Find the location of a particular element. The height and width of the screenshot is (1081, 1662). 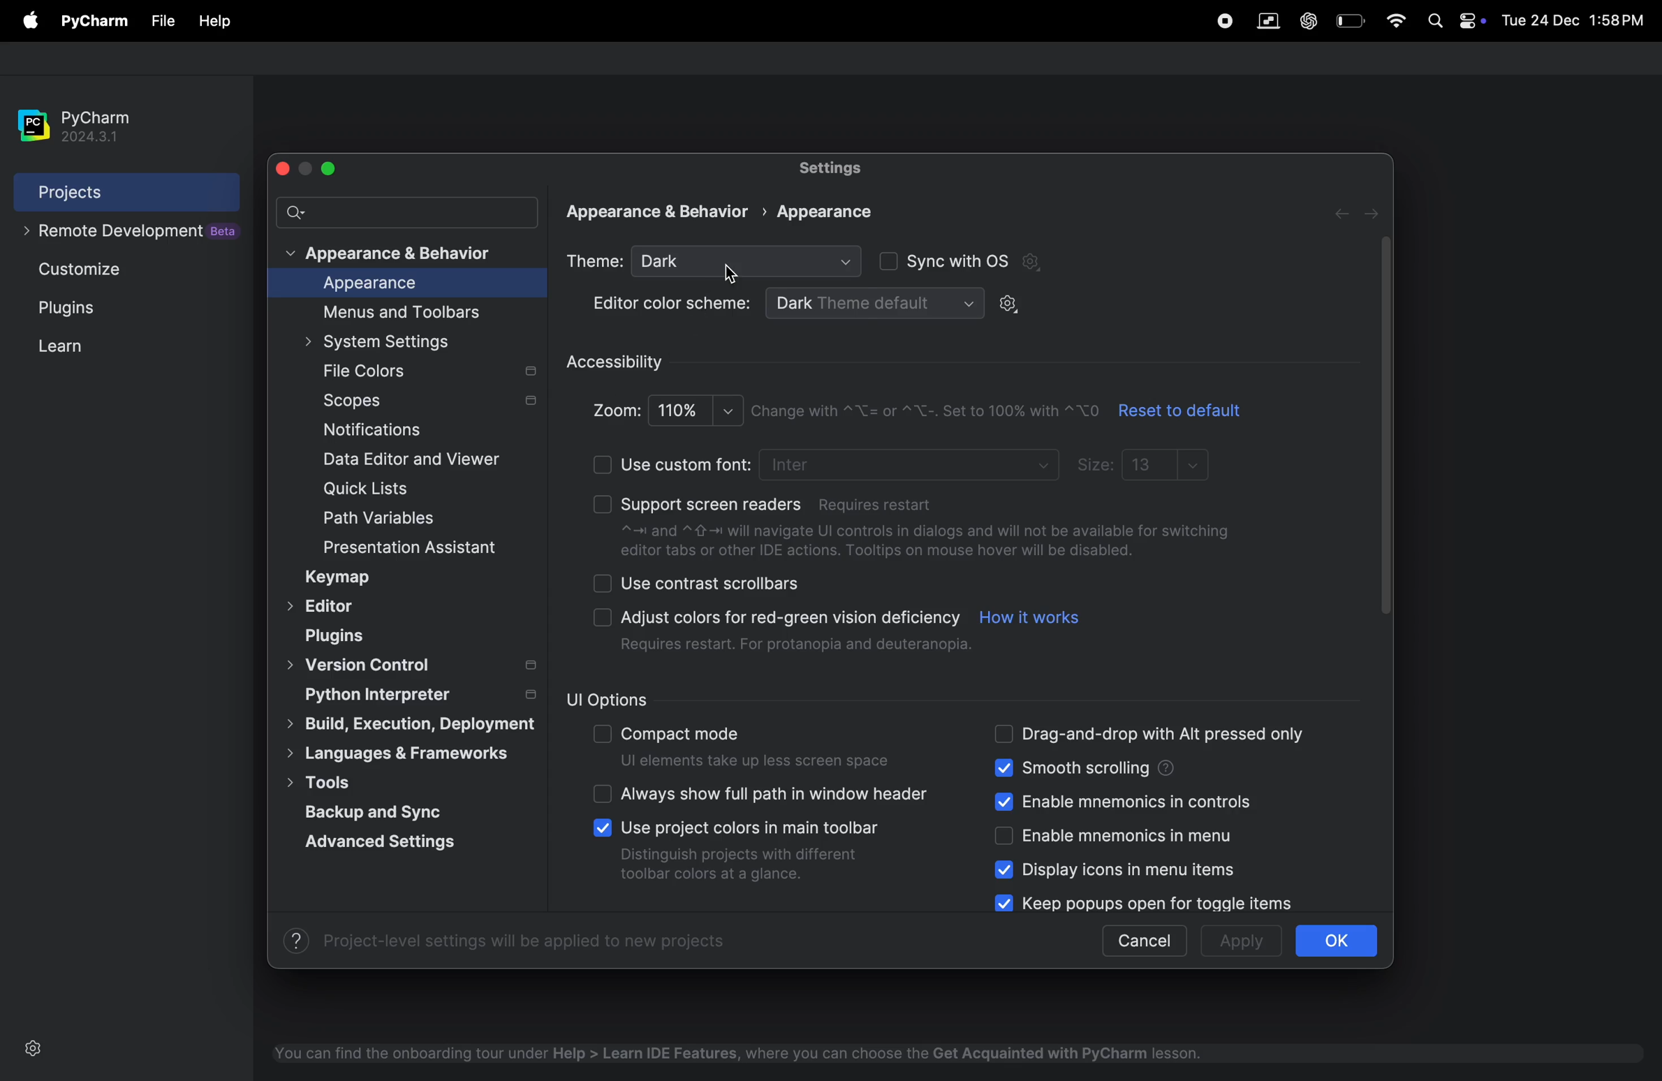

advanced settings is located at coordinates (376, 845).